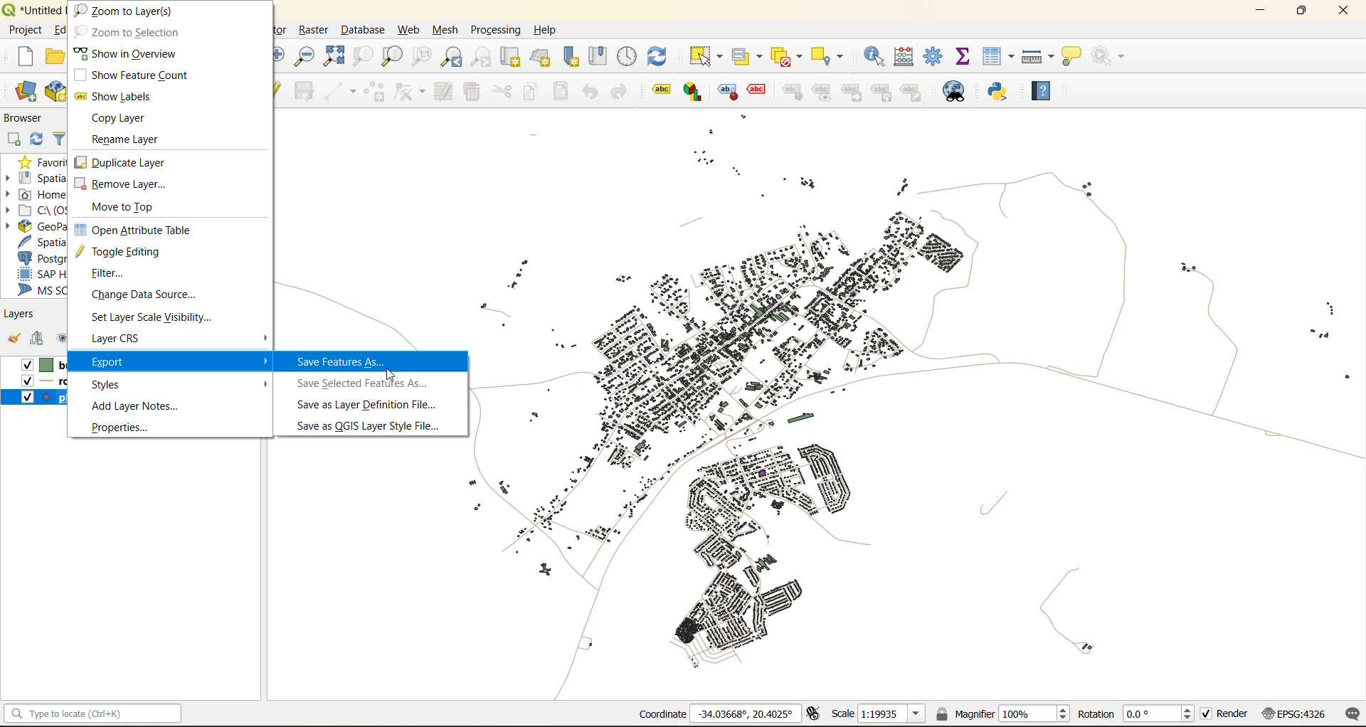 The height and width of the screenshot is (727, 1366). What do you see at coordinates (151, 318) in the screenshot?
I see `set layer scale visibility` at bounding box center [151, 318].